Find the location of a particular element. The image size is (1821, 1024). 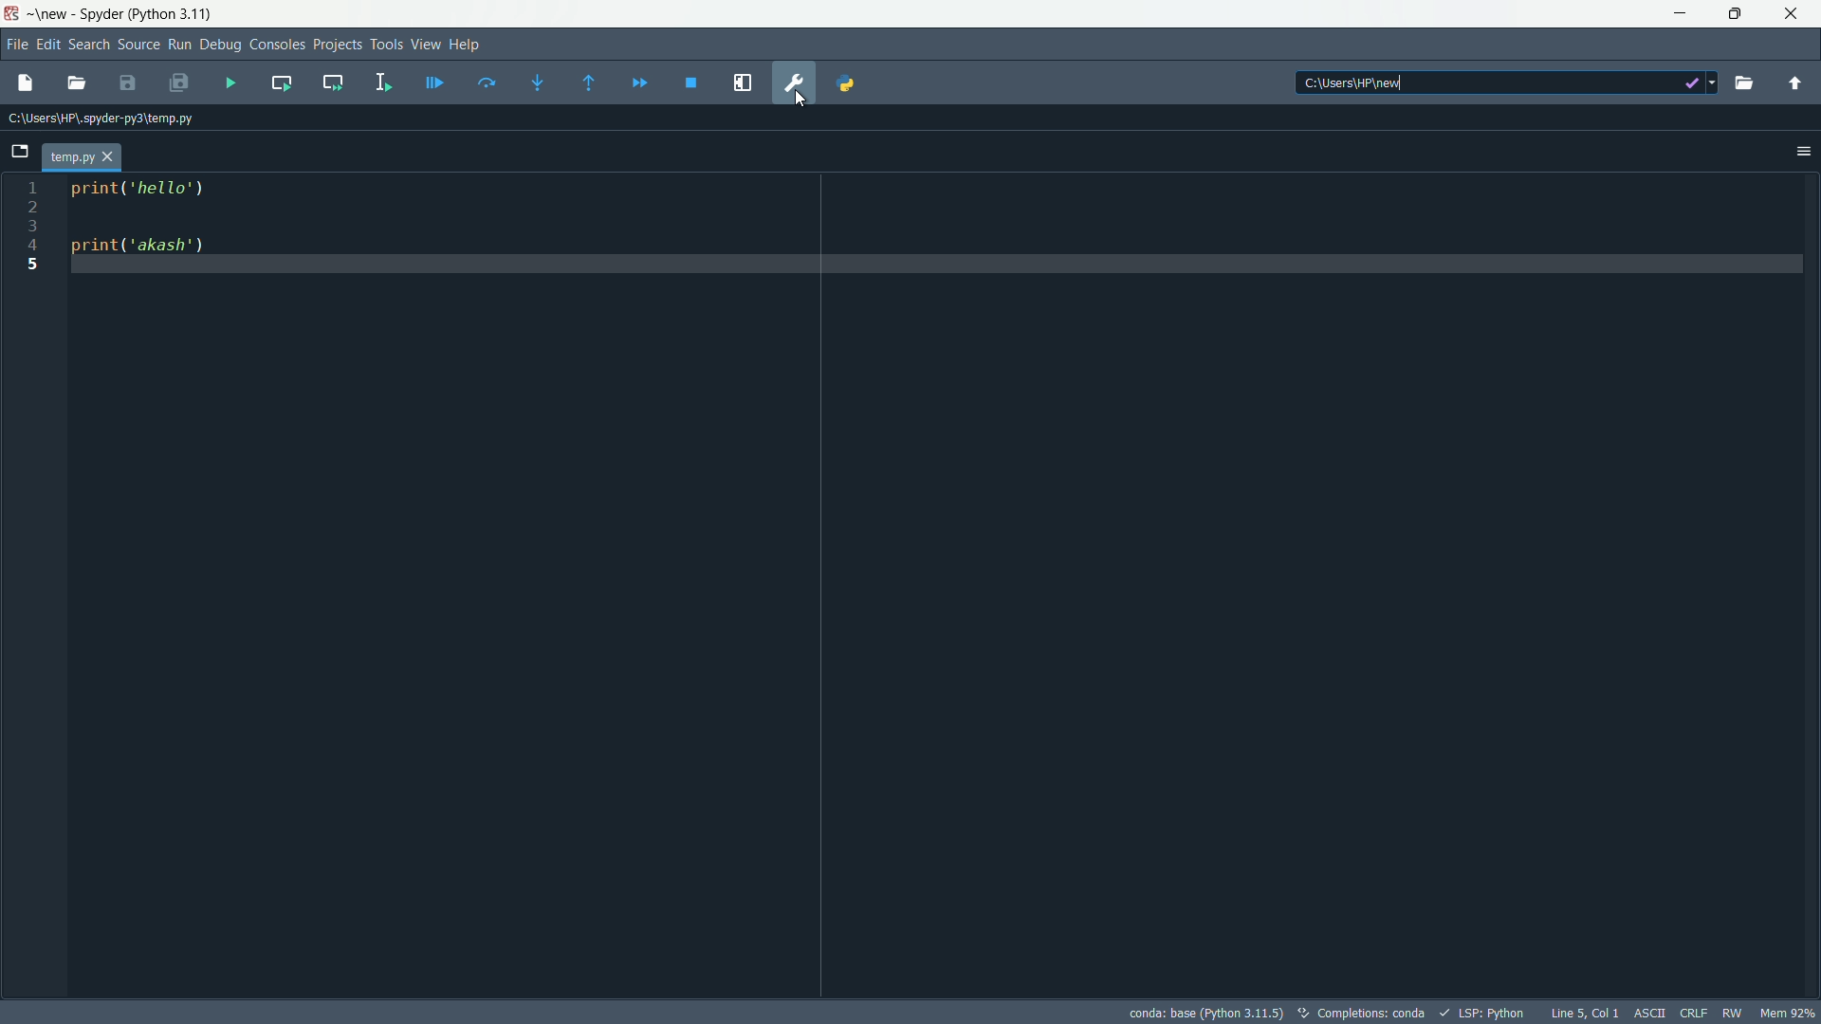

conda: base (Python 3.11.5) is located at coordinates (1205, 1012).